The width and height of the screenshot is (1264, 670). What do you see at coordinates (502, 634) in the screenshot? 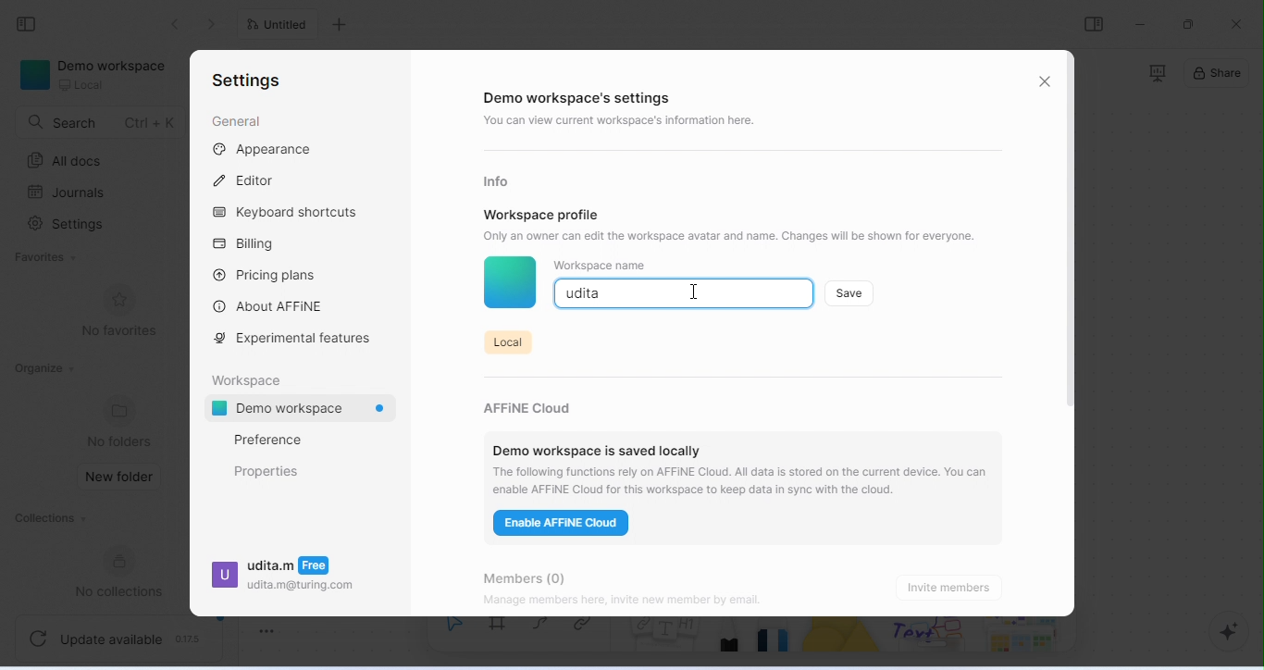
I see `frame` at bounding box center [502, 634].